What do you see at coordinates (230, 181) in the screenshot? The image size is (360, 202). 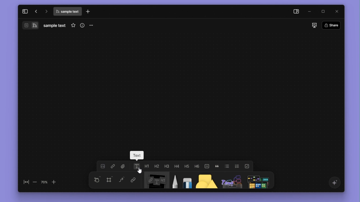 I see `others` at bounding box center [230, 181].